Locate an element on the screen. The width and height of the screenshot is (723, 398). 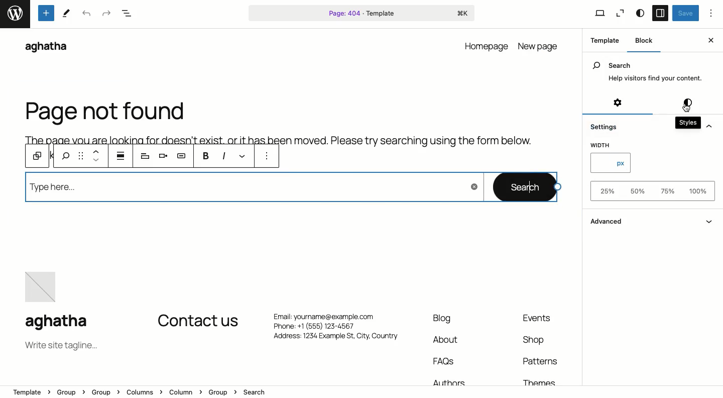
 is located at coordinates (276, 140).